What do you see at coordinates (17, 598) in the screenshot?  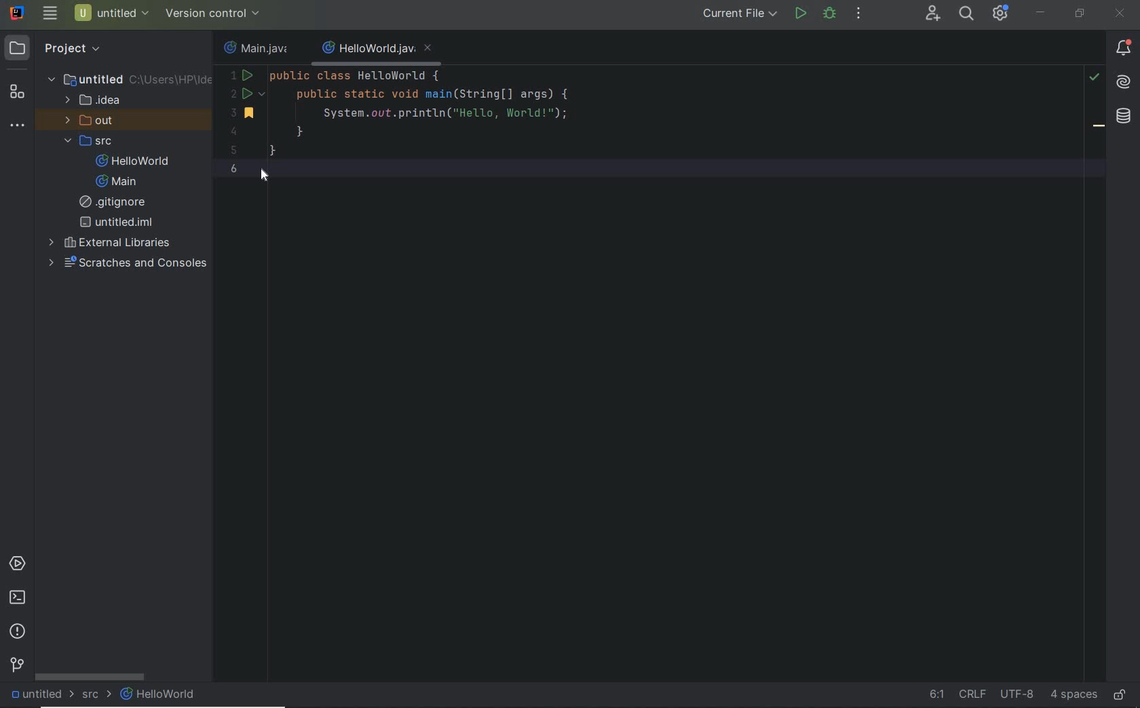 I see `terminal` at bounding box center [17, 598].